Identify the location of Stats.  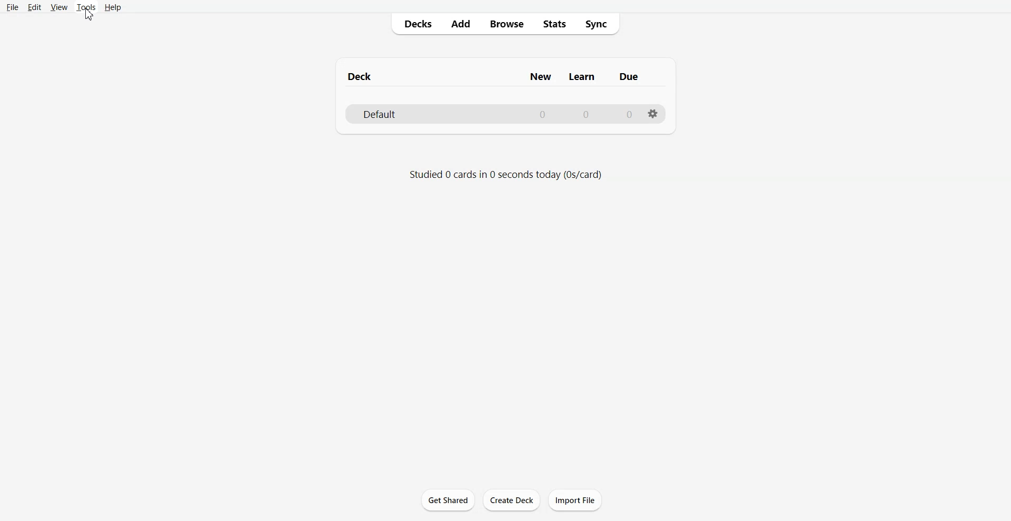
(554, 24).